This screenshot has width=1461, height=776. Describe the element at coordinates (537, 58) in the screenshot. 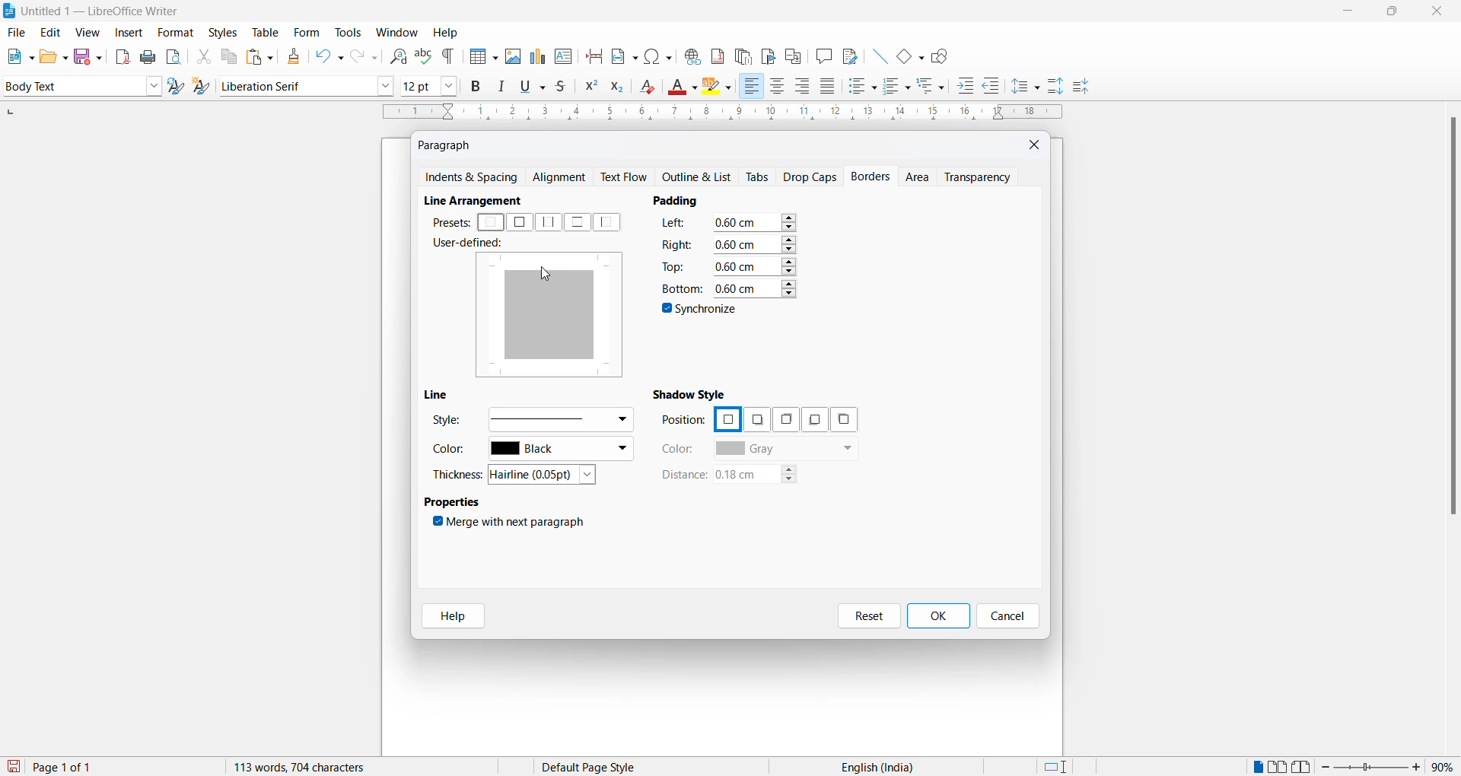

I see `insert chart` at that location.